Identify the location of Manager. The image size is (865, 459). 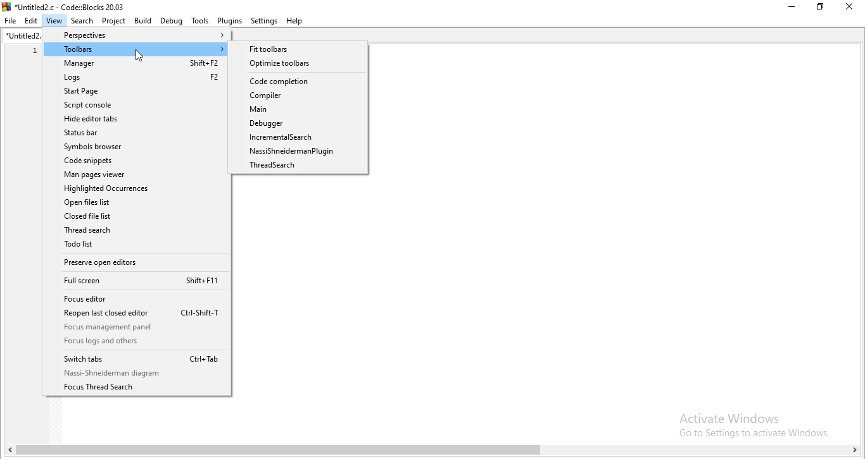
(132, 64).